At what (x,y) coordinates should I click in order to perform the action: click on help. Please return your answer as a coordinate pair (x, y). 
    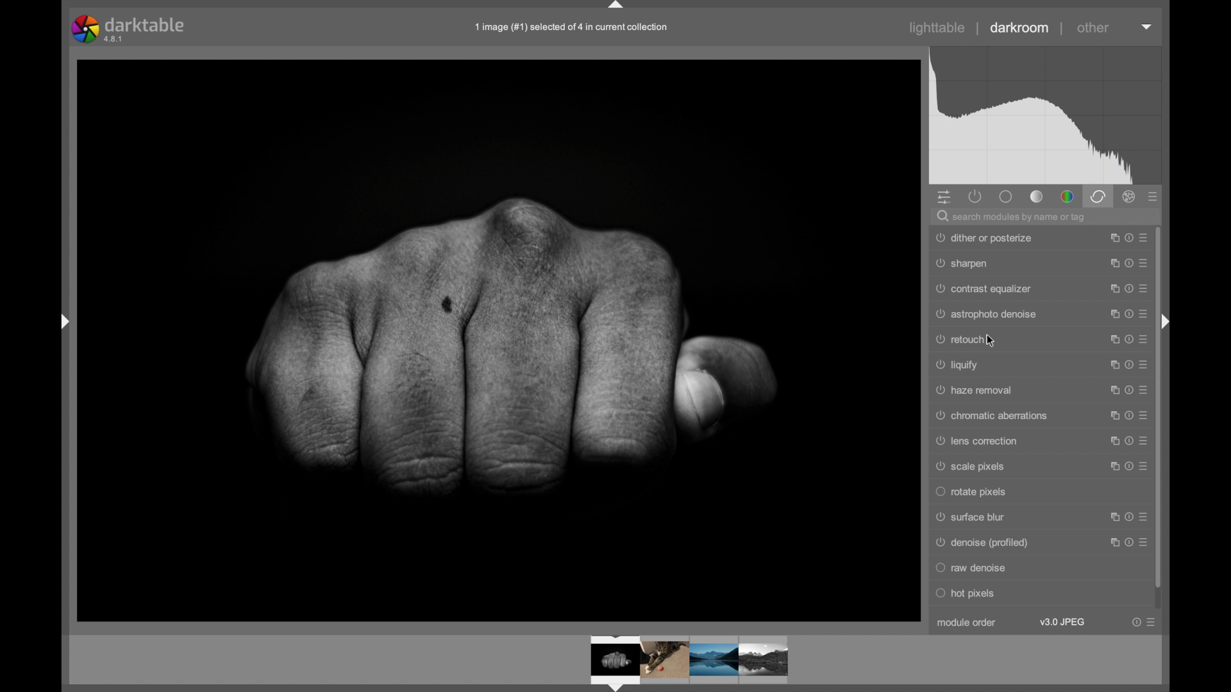
    Looking at the image, I should click on (1125, 264).